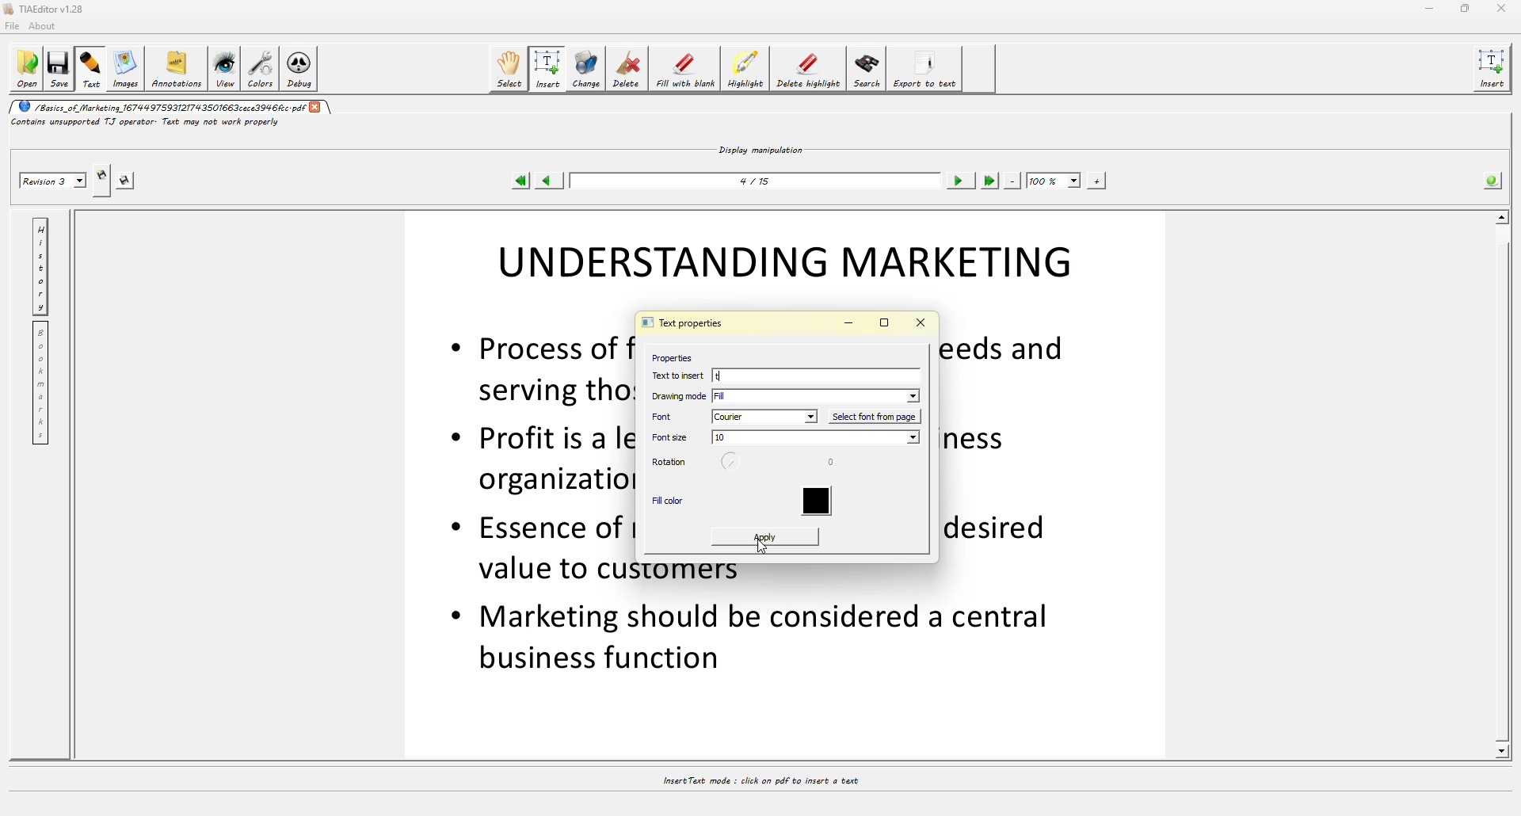  What do you see at coordinates (1465, 9) in the screenshot?
I see `maximize` at bounding box center [1465, 9].